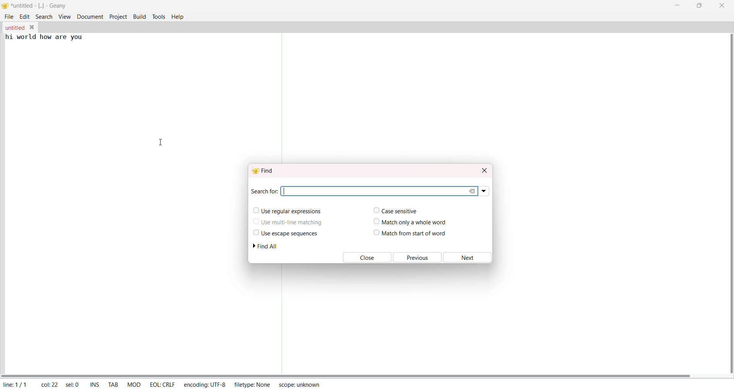 The height and width of the screenshot is (389, 734). What do you see at coordinates (284, 234) in the screenshot?
I see `use escape sequence` at bounding box center [284, 234].